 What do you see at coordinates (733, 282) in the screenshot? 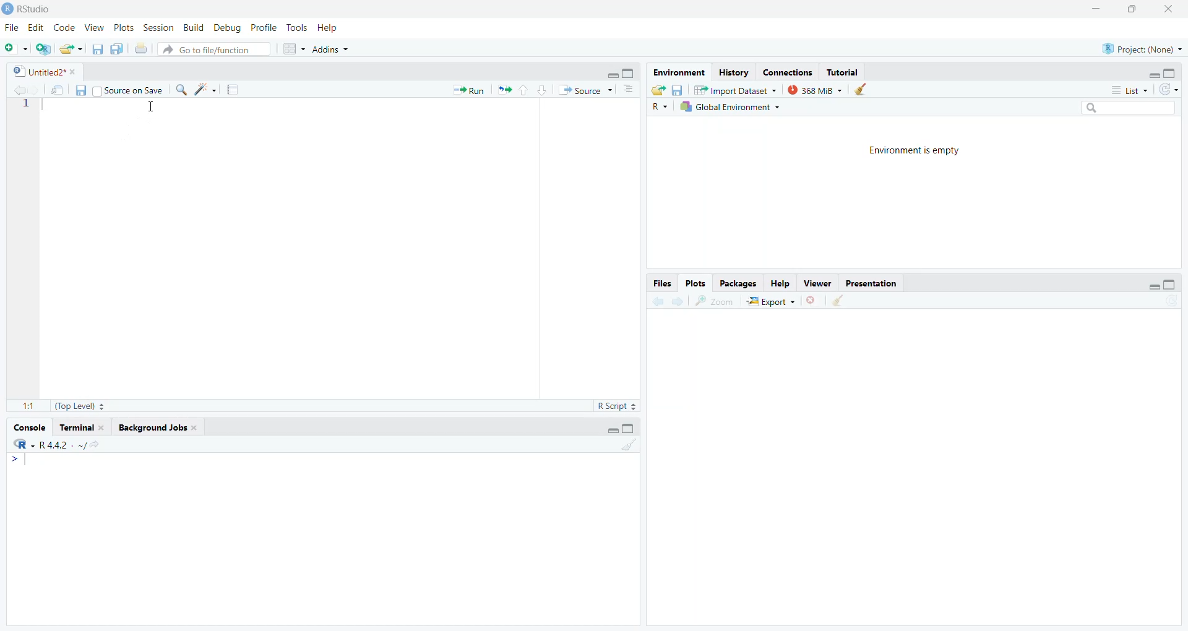
I see `Packages` at bounding box center [733, 282].